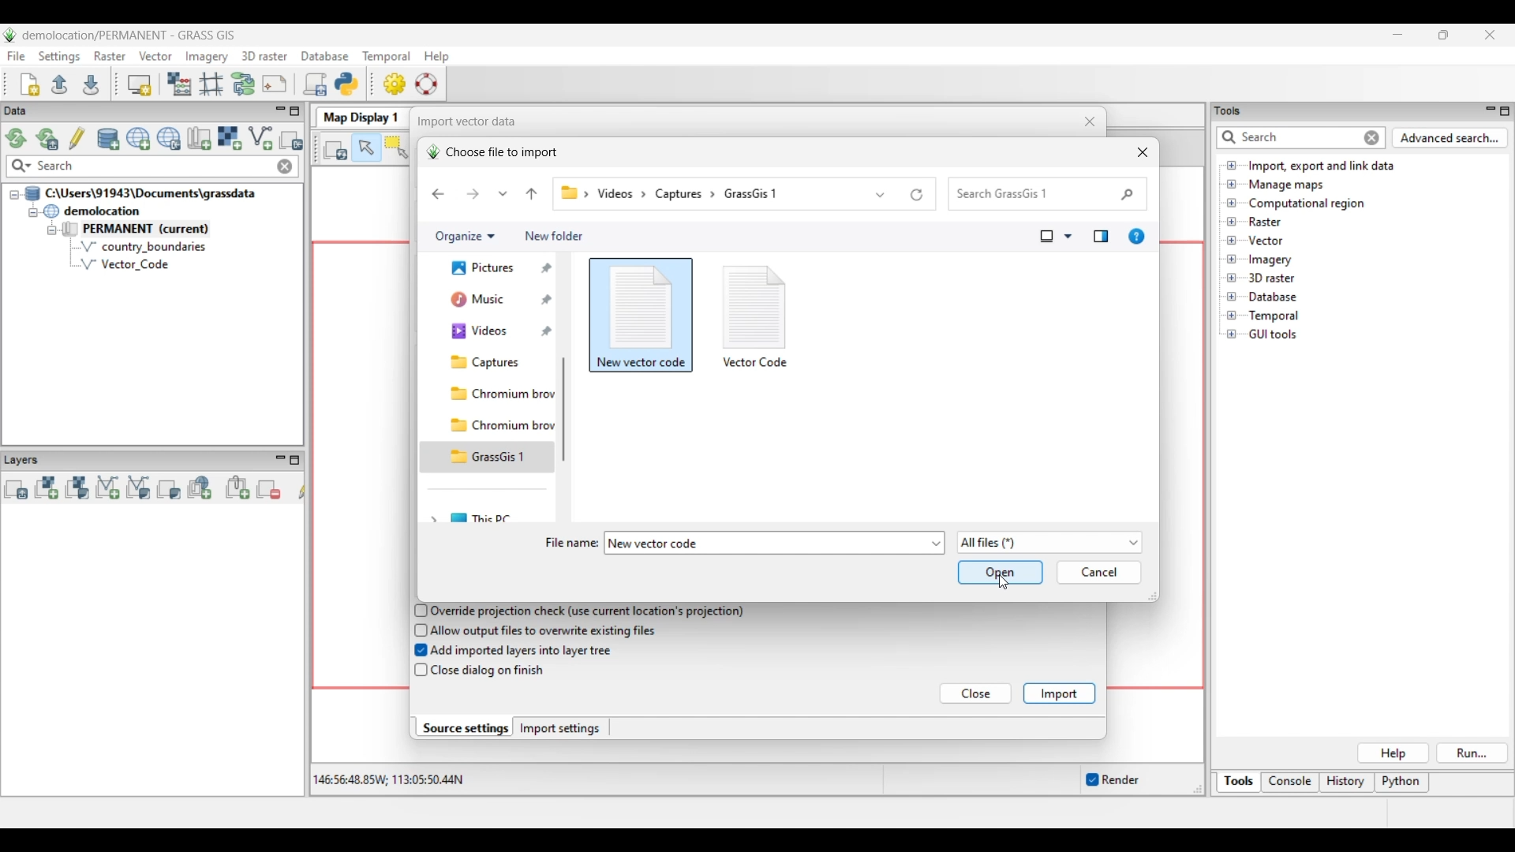 The width and height of the screenshot is (1515, 852). Describe the element at coordinates (1048, 194) in the screenshot. I see `Quick search folder` at that location.